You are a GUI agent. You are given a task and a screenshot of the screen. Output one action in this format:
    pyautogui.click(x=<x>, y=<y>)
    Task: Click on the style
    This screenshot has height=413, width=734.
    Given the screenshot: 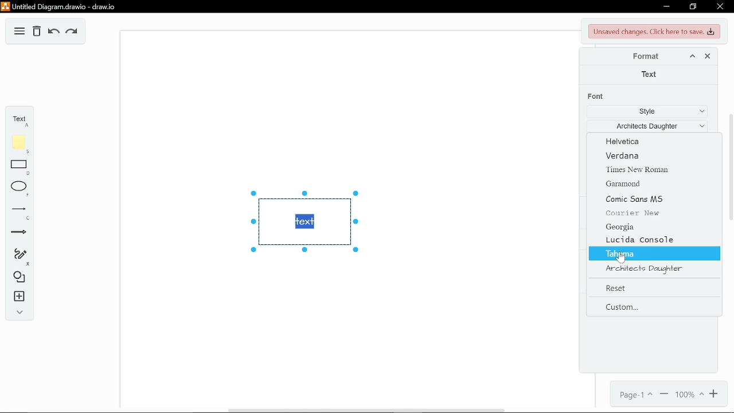 What is the action you would take?
    pyautogui.click(x=644, y=112)
    